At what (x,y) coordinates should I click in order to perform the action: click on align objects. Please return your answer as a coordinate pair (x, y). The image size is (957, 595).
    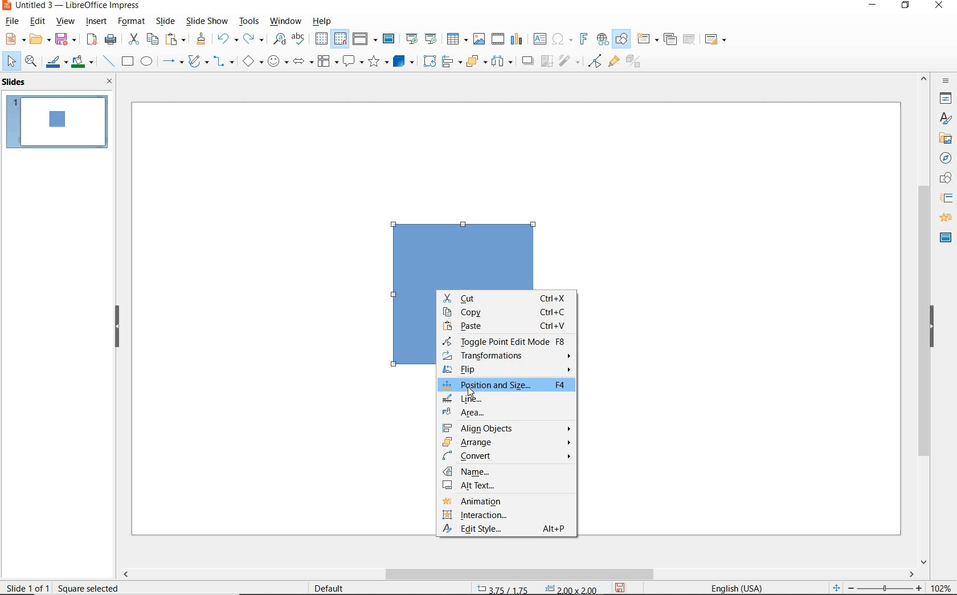
    Looking at the image, I should click on (452, 63).